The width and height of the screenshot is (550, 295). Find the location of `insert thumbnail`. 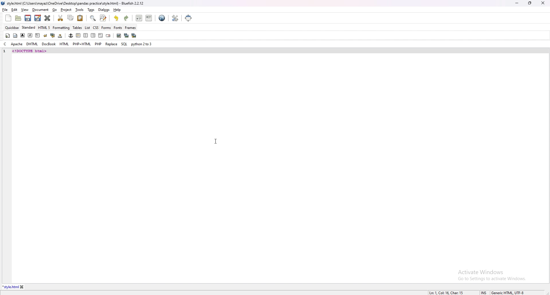

insert thumbnail is located at coordinates (126, 36).